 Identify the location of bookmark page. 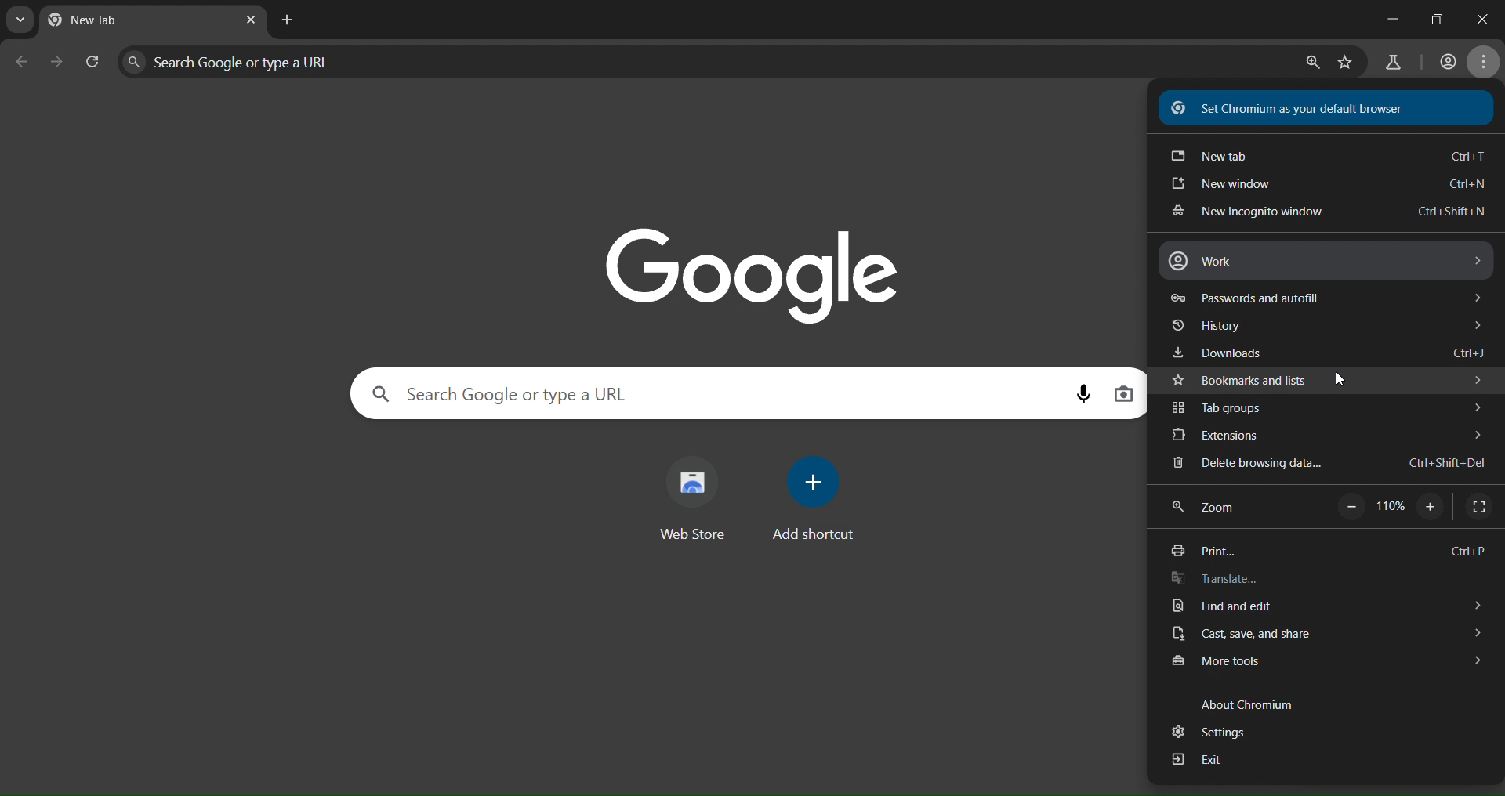
(1347, 61).